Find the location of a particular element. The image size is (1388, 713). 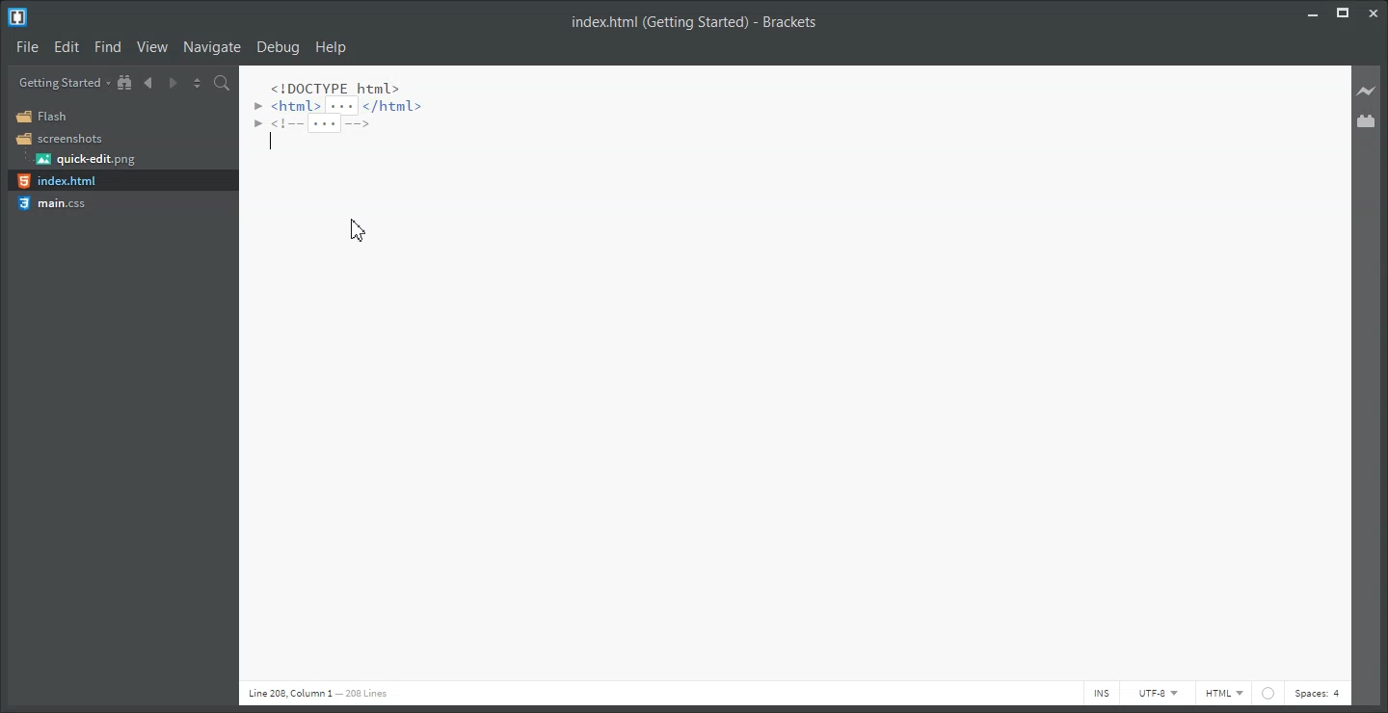

Find is located at coordinates (107, 46).